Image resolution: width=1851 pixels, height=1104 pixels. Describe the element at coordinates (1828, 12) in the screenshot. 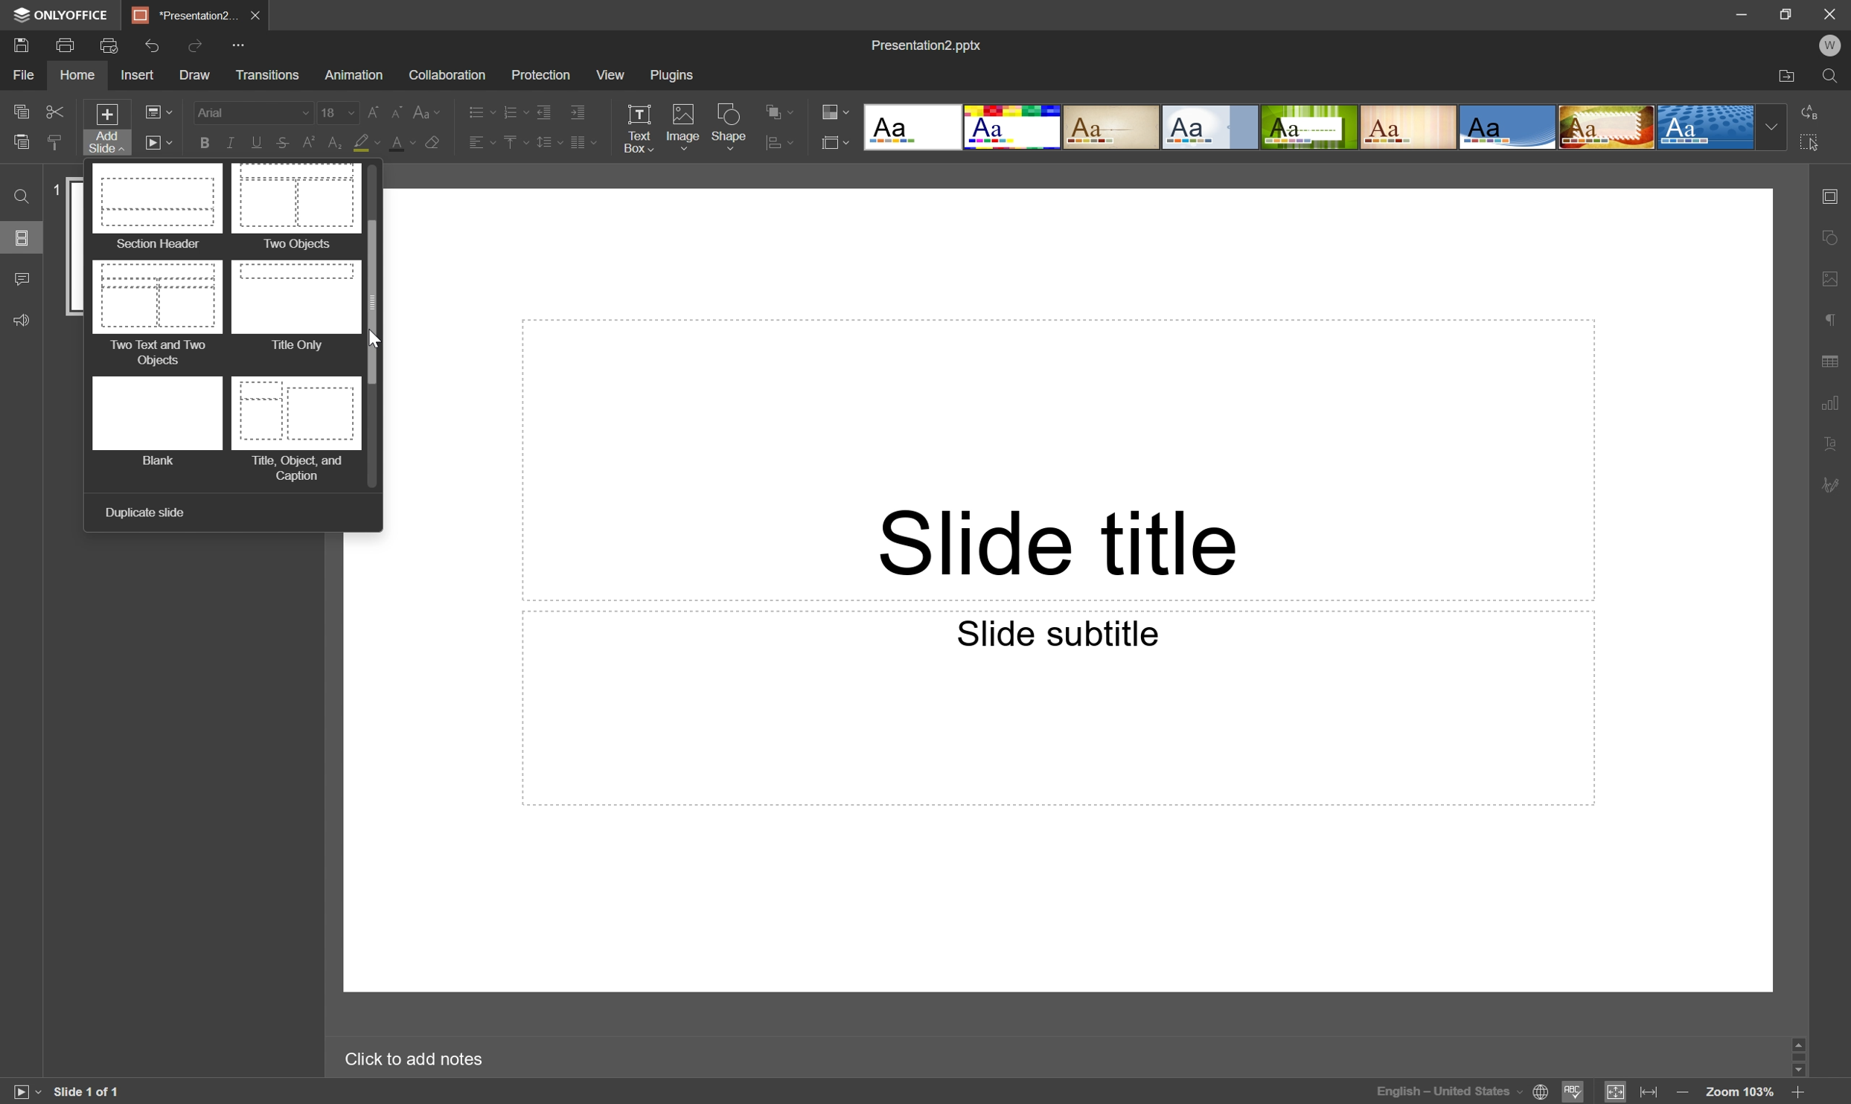

I see `Close` at that location.